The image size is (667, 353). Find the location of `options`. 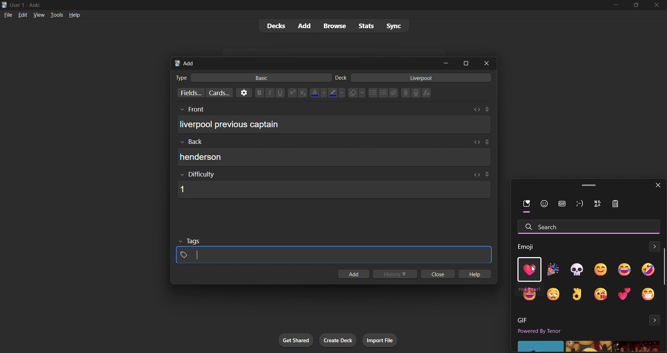

options is located at coordinates (243, 92).